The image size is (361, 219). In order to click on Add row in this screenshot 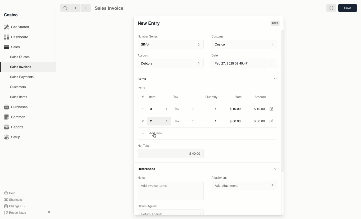, I will do `click(156, 133)`.